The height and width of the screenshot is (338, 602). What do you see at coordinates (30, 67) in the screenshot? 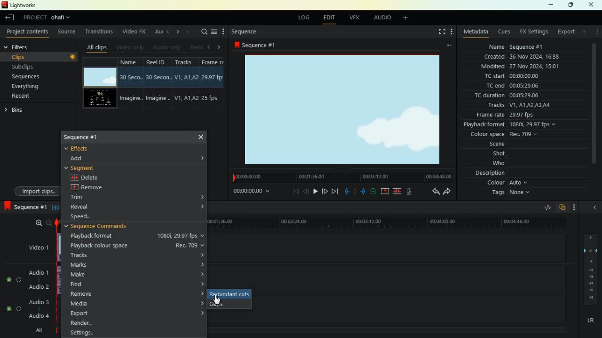
I see `subclips` at bounding box center [30, 67].